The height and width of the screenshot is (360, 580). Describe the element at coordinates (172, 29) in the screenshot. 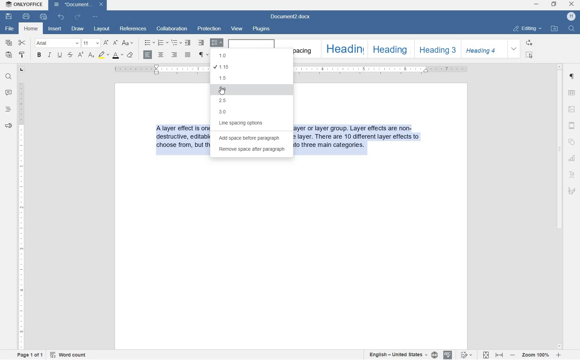

I see `collaboration` at that location.